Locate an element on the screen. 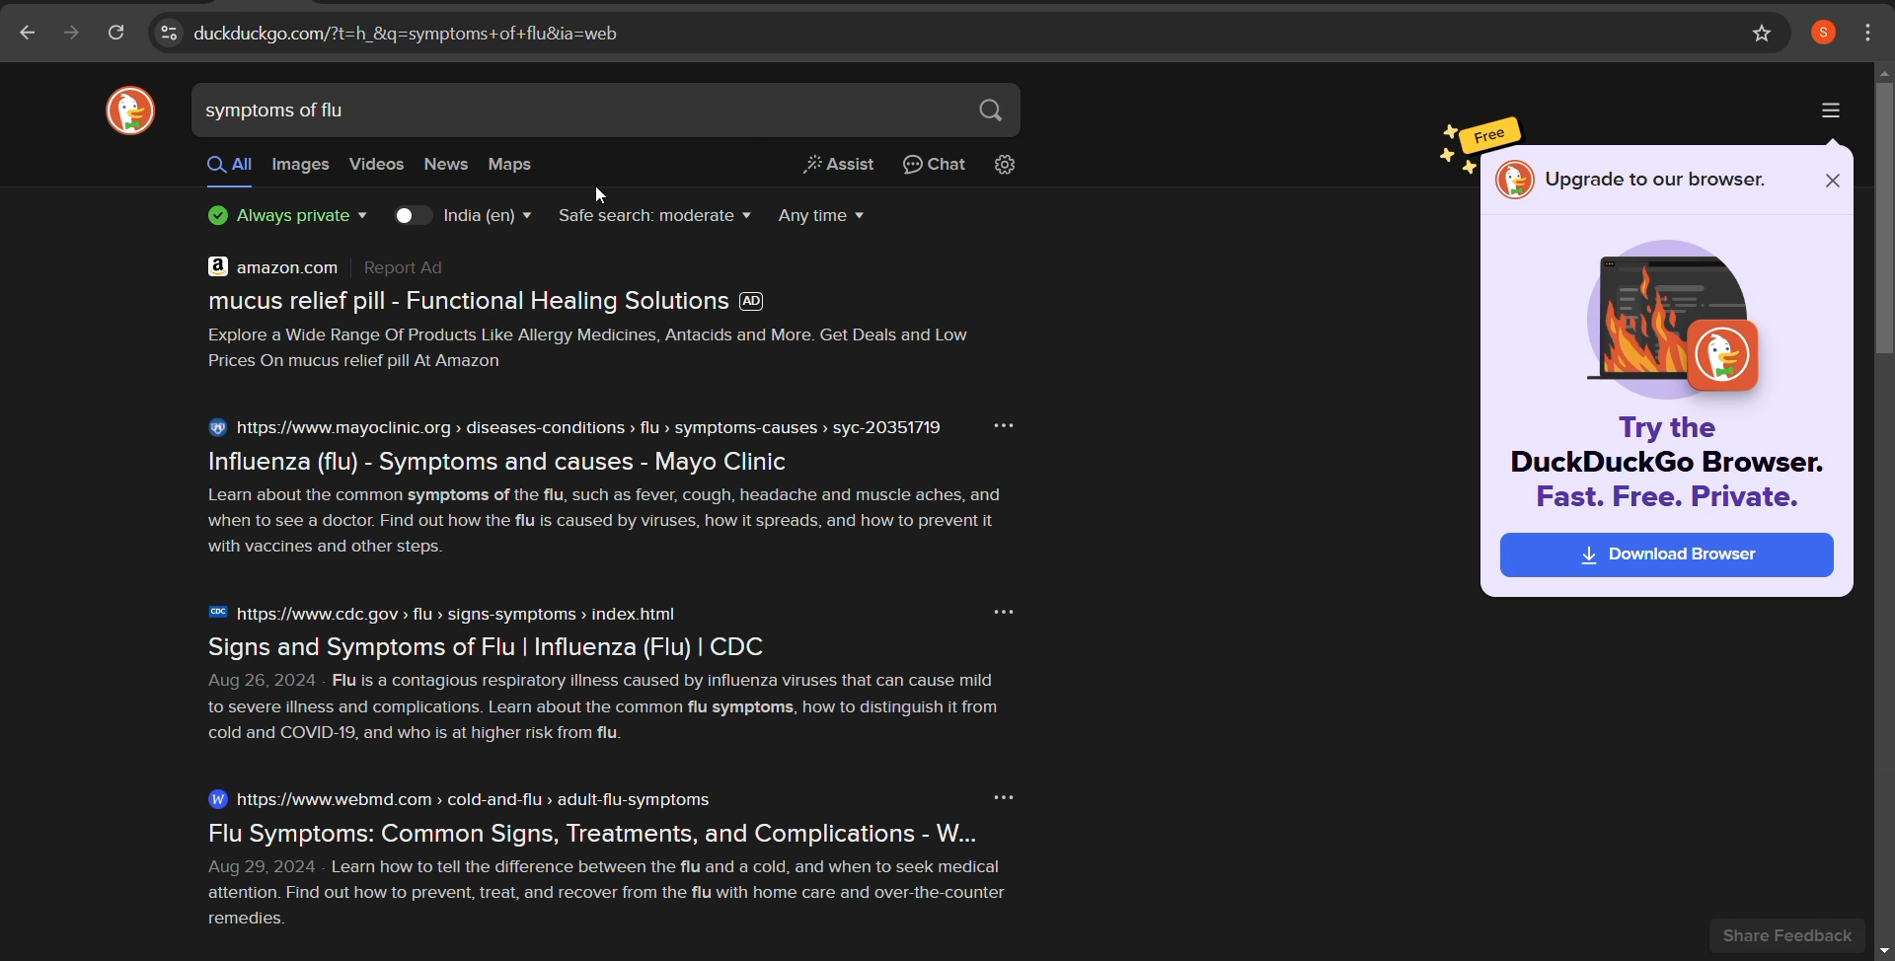 Image resolution: width=1895 pixels, height=961 pixels. web address is located at coordinates (927, 33).